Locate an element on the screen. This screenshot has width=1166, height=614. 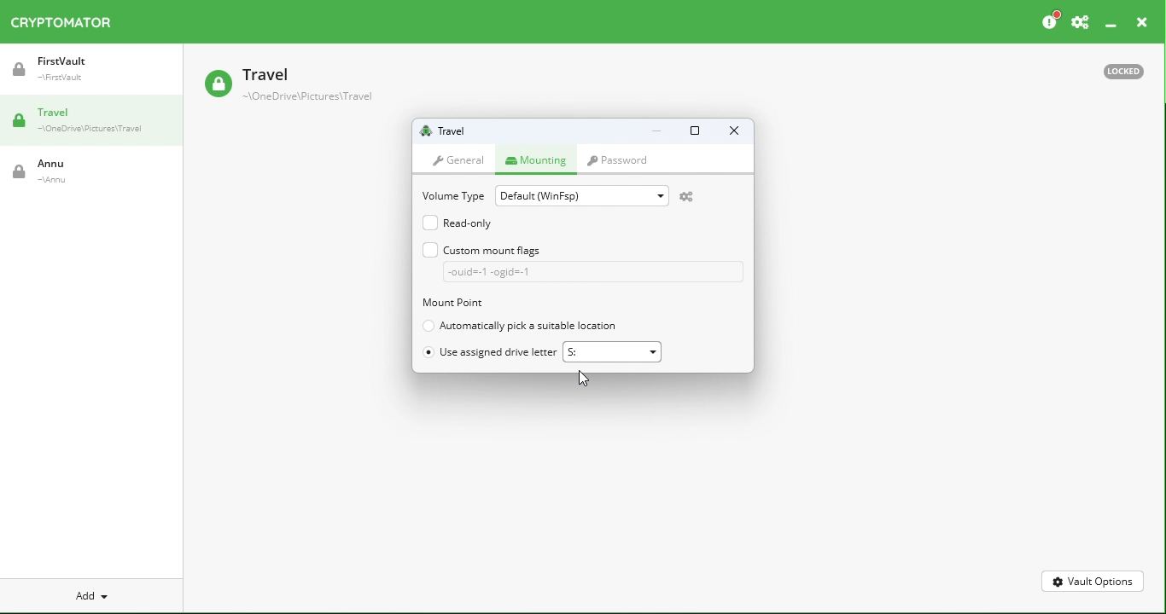
Please consider donating is located at coordinates (1049, 20).